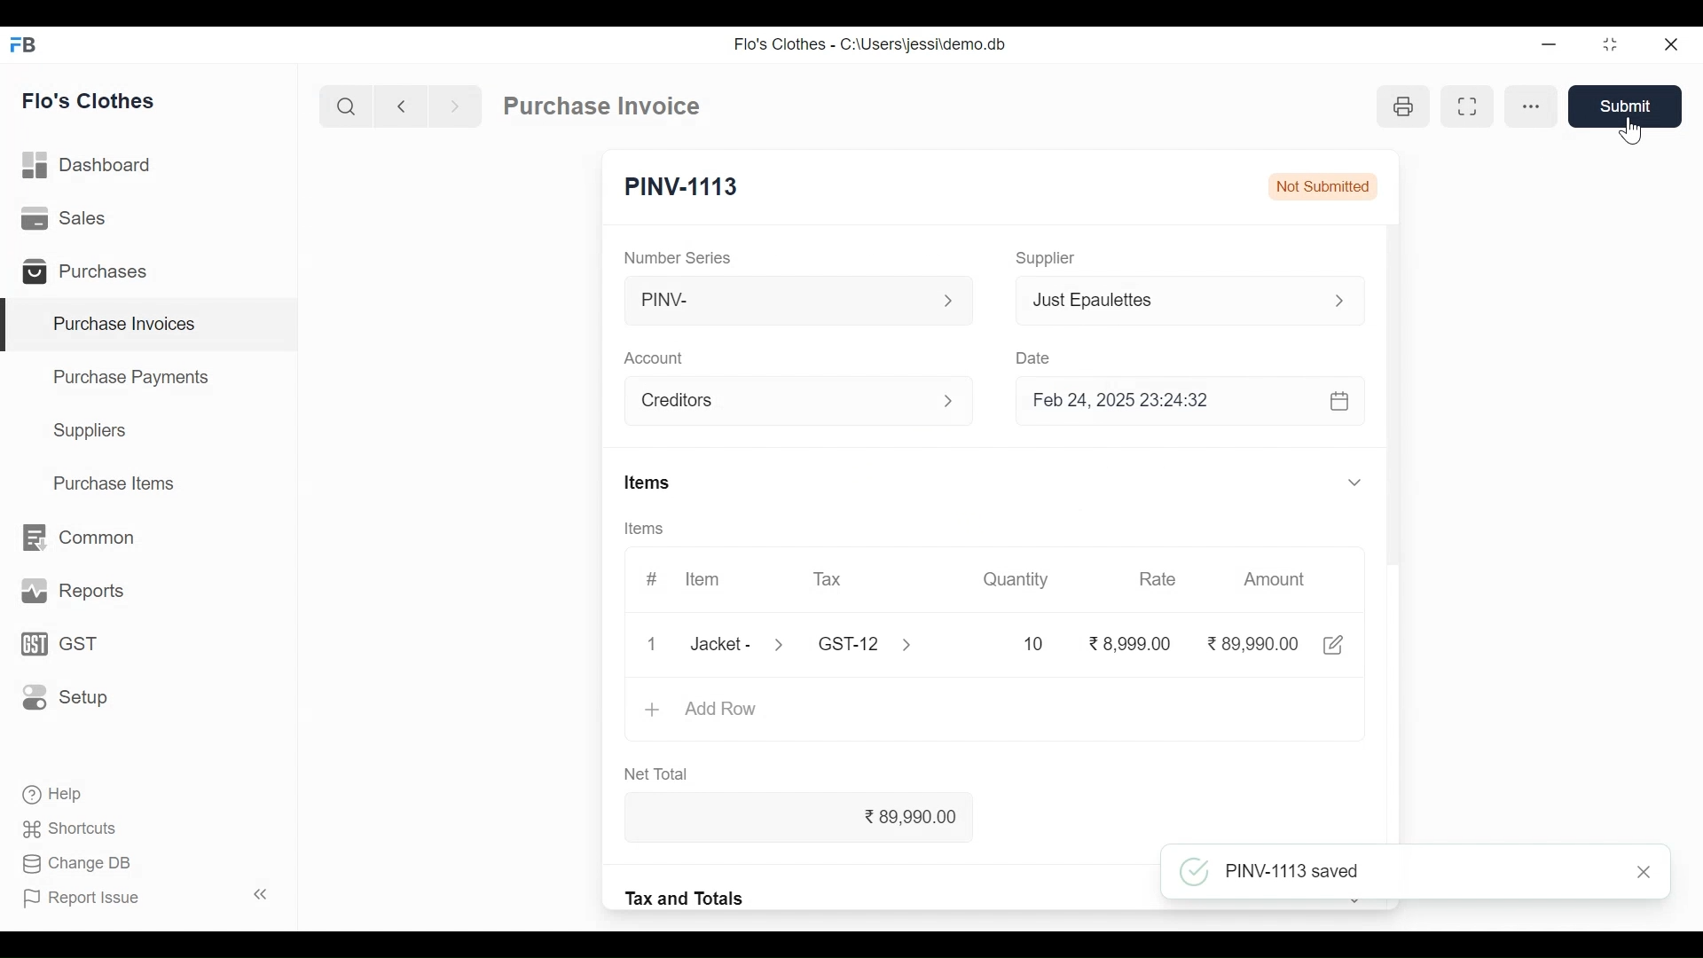  What do you see at coordinates (1357, 482) in the screenshot?
I see `Expand` at bounding box center [1357, 482].